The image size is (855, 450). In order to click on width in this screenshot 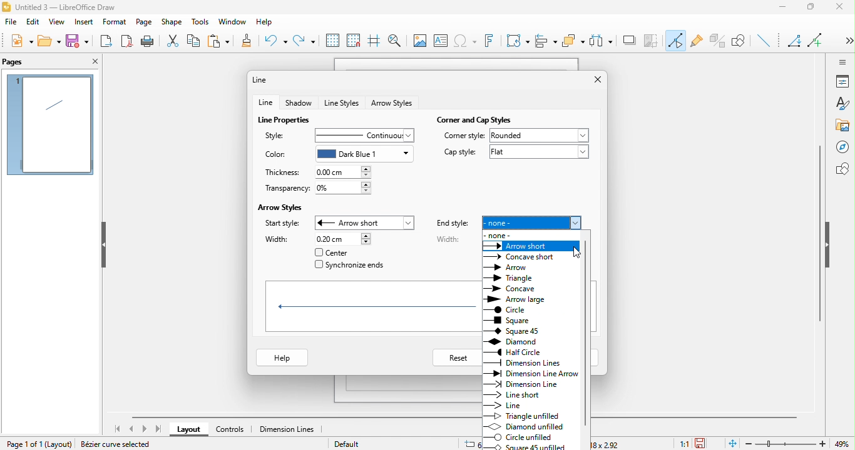, I will do `click(449, 241)`.